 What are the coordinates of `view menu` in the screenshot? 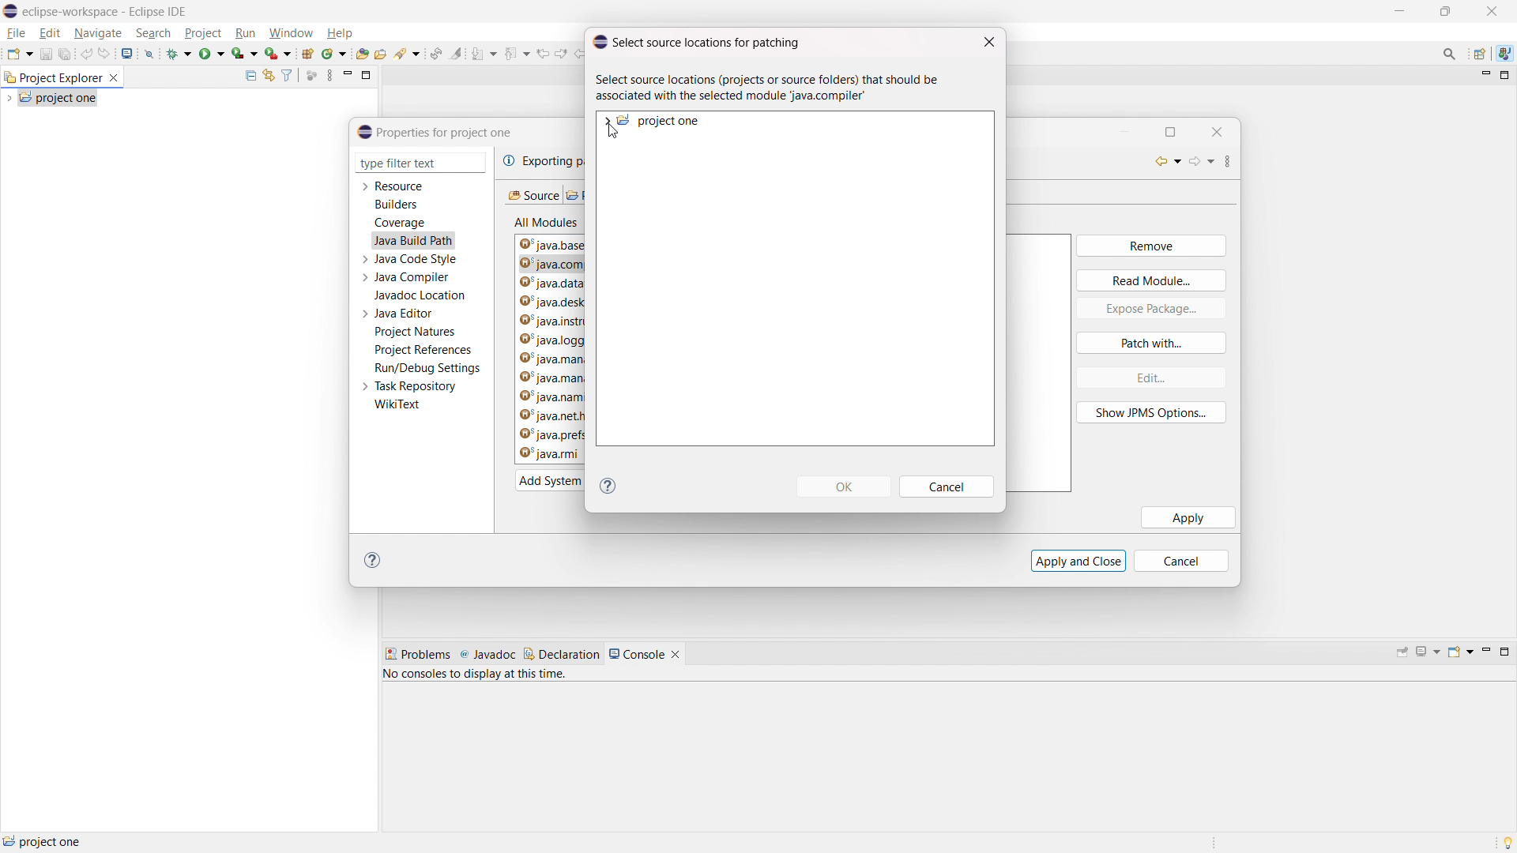 It's located at (329, 75).